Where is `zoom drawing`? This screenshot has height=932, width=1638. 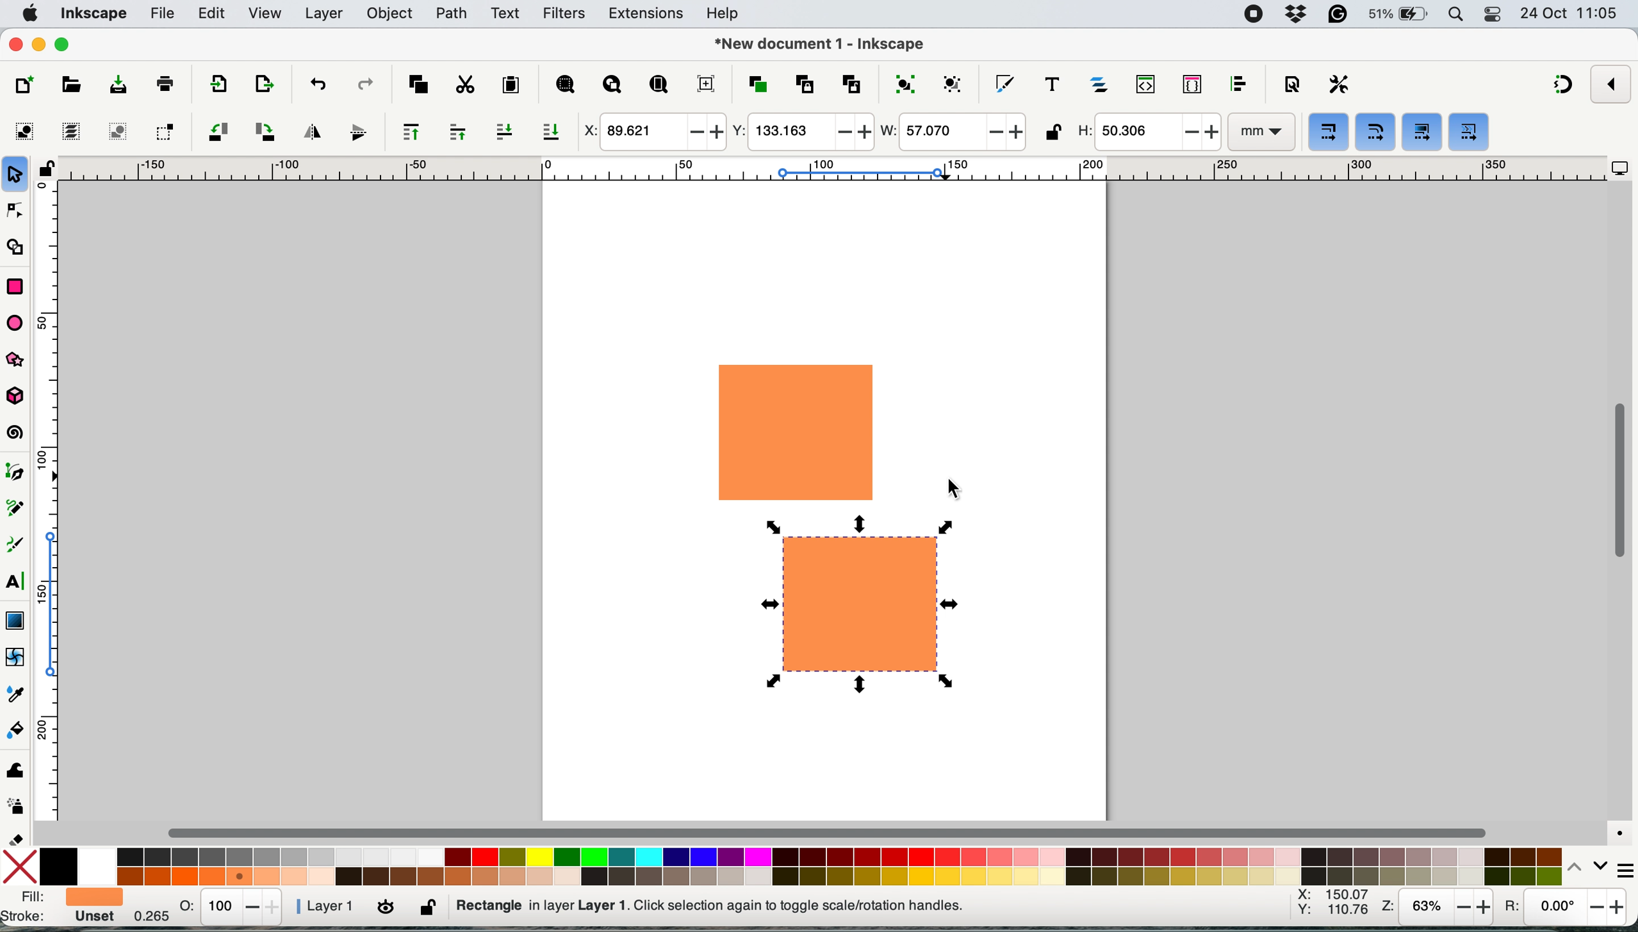
zoom drawing is located at coordinates (612, 86).